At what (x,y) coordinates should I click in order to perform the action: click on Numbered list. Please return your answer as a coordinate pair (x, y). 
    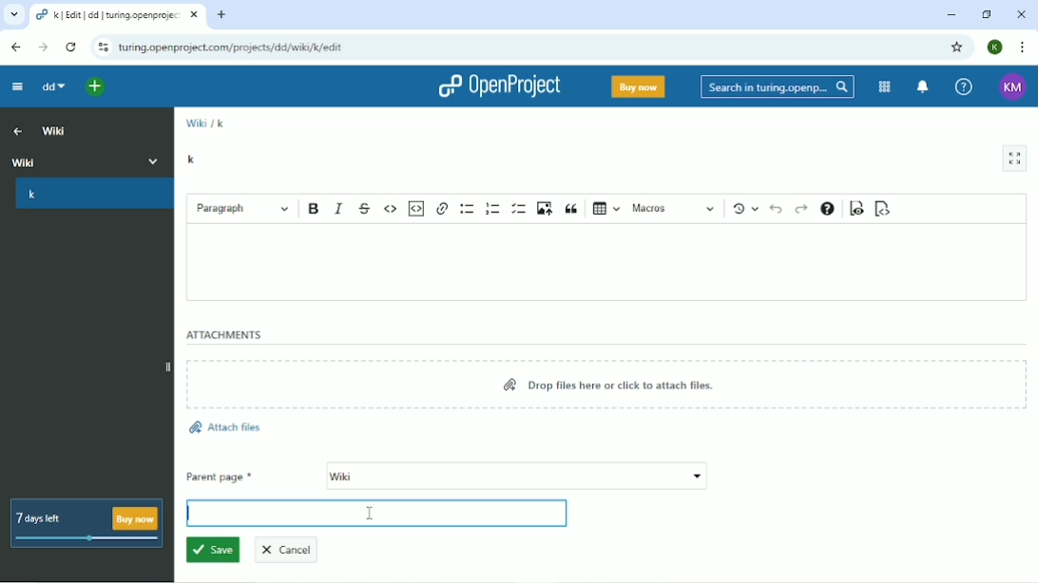
    Looking at the image, I should click on (493, 208).